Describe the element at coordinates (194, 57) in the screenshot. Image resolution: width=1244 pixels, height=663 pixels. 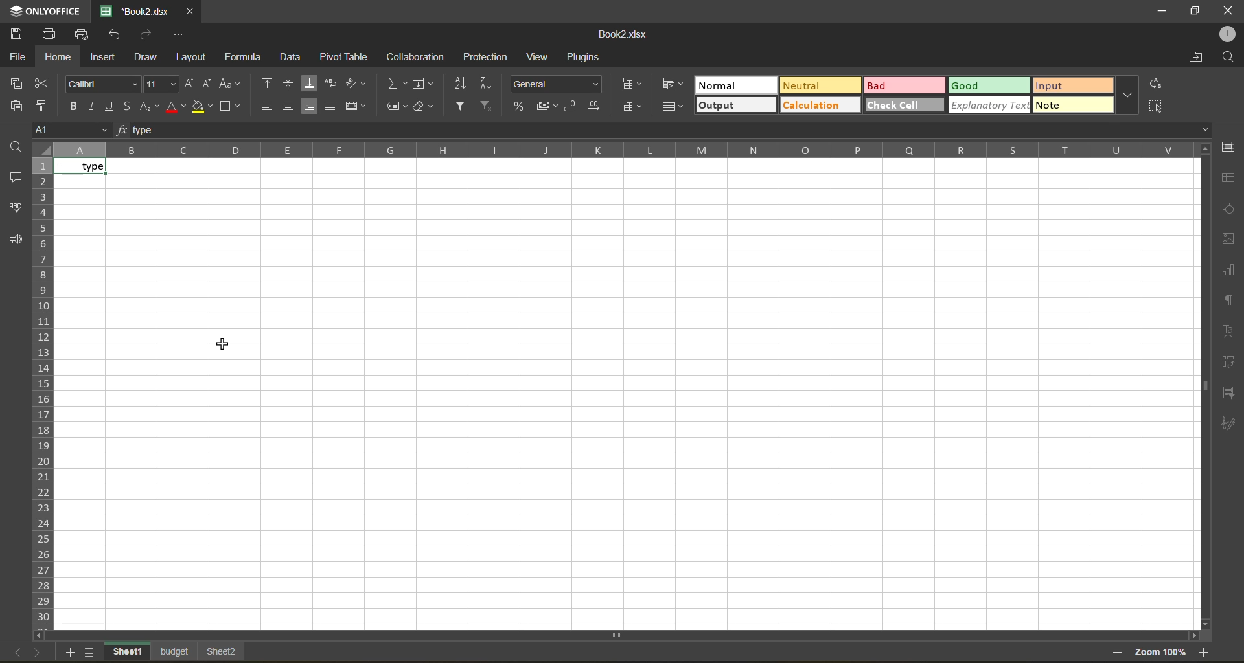
I see `layout` at that location.